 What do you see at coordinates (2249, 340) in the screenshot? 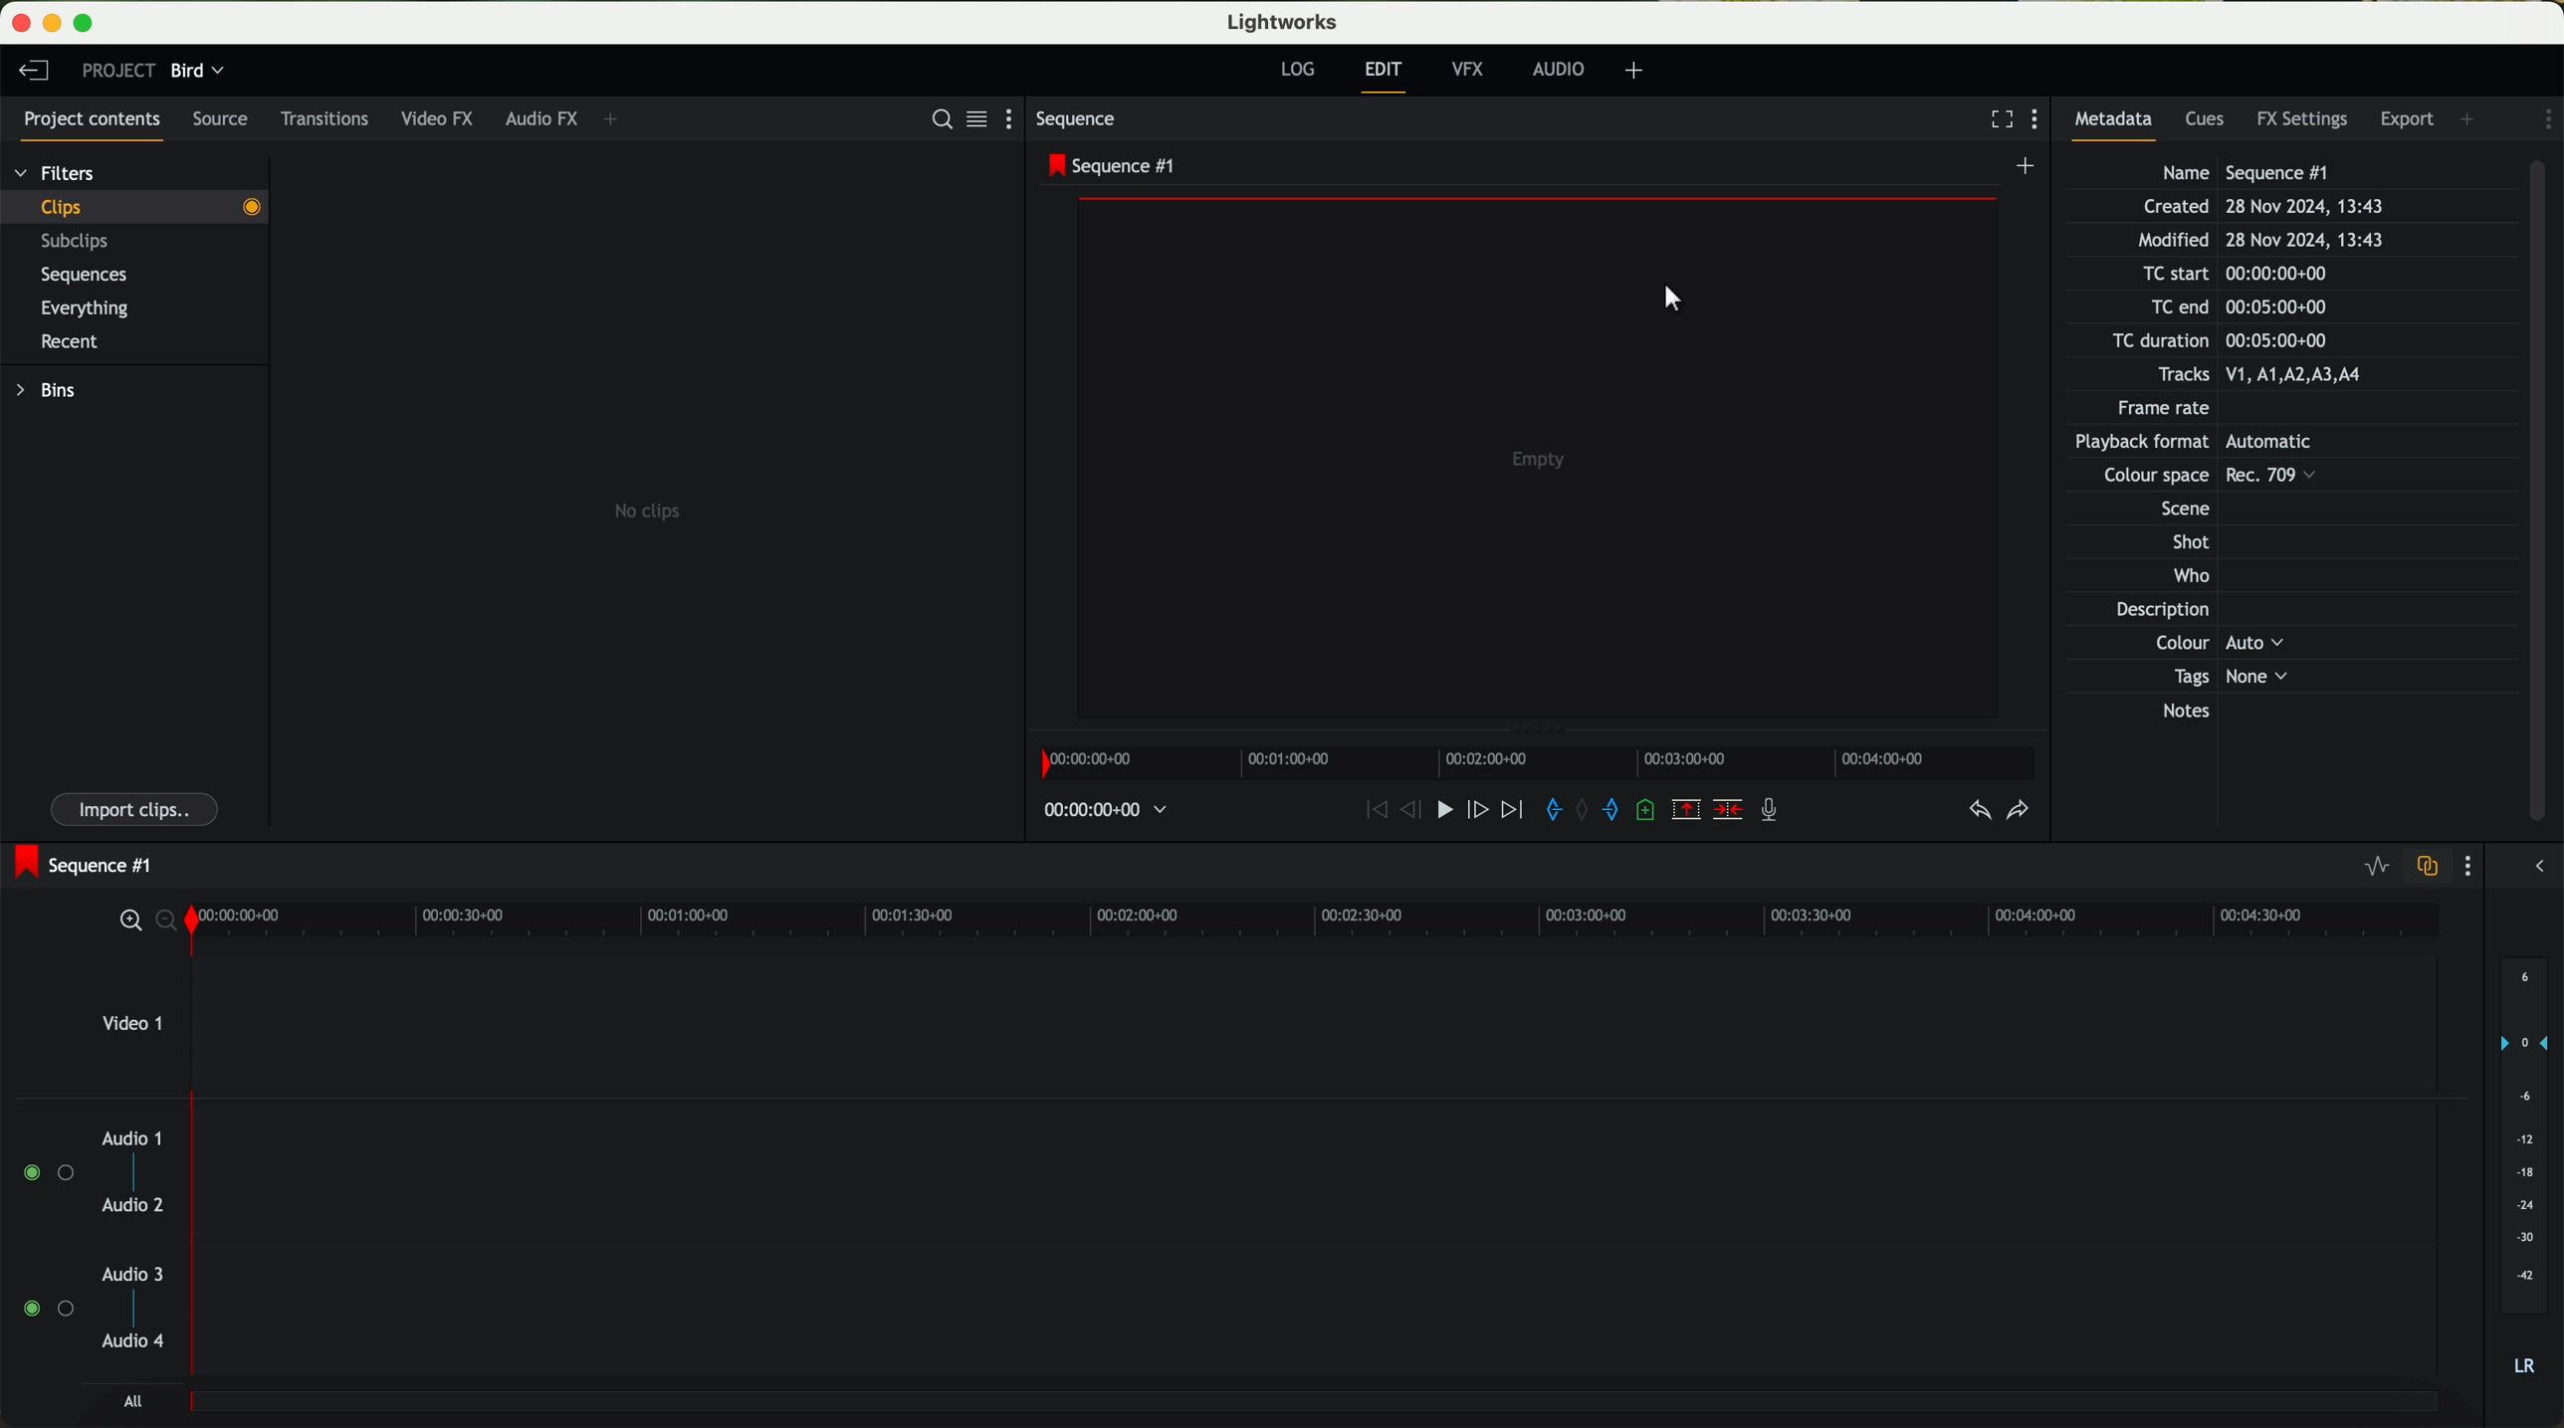
I see `TC duration` at bounding box center [2249, 340].